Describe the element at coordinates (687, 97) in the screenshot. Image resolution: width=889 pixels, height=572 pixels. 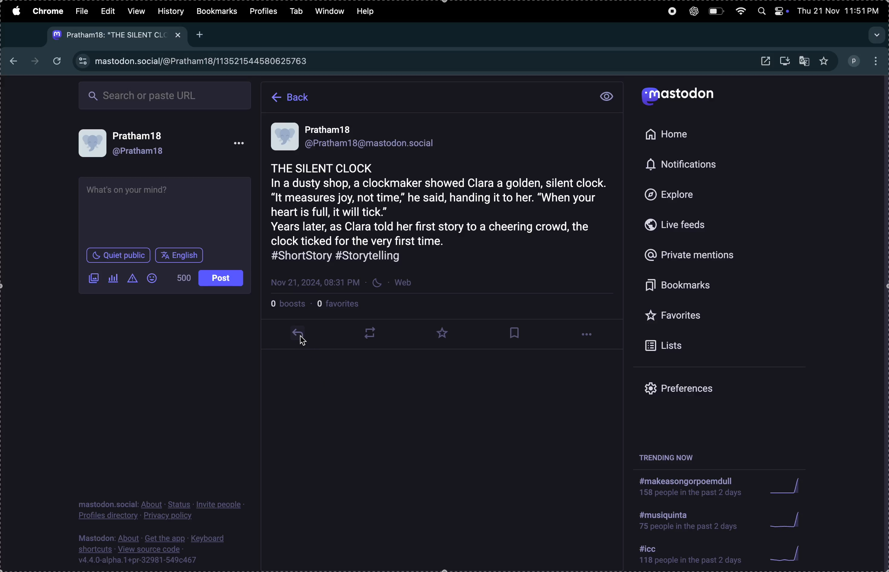
I see `mastodon logo` at that location.